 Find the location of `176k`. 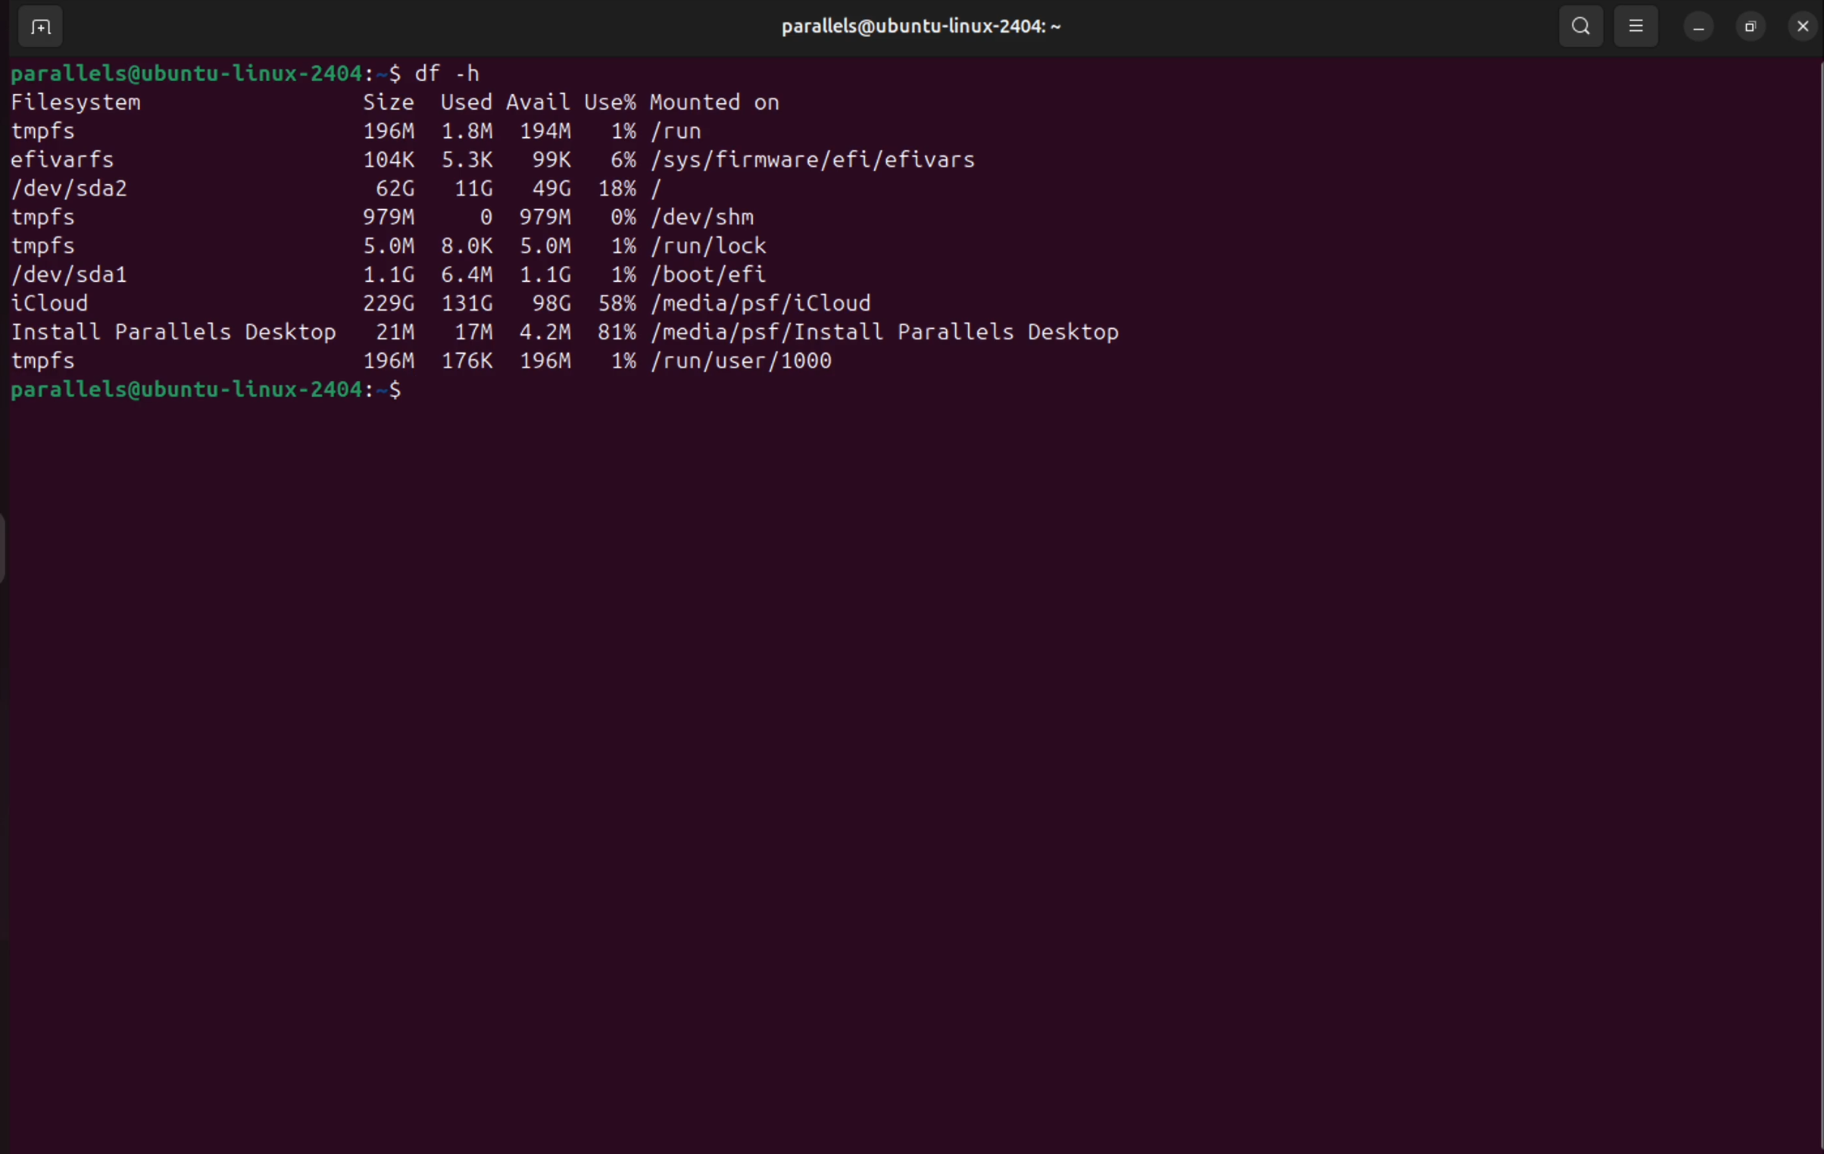

176k is located at coordinates (469, 358).